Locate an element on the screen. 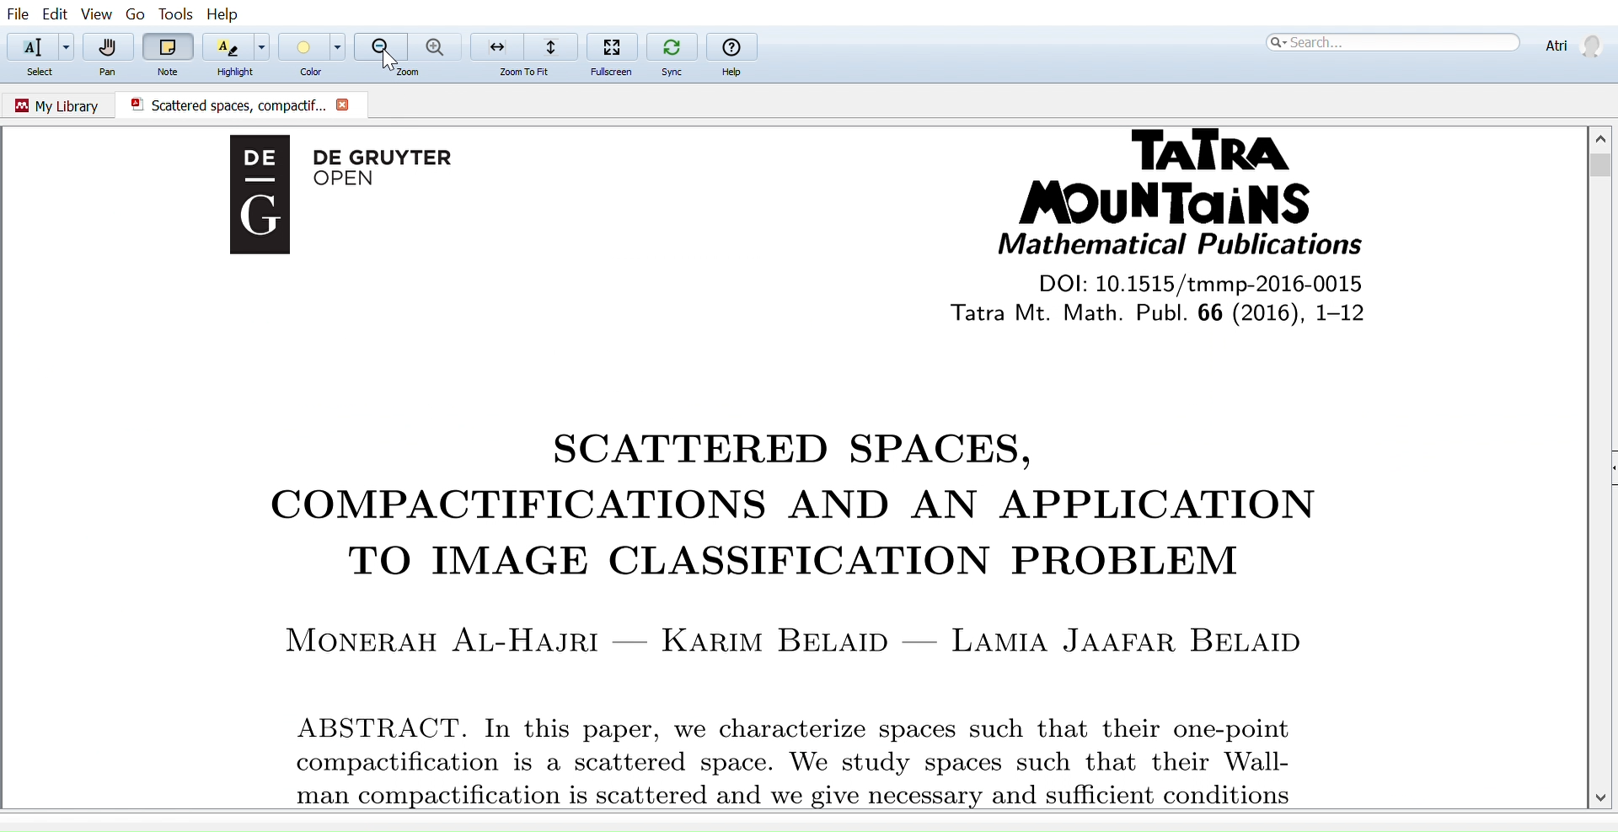  Pan is located at coordinates (110, 47).